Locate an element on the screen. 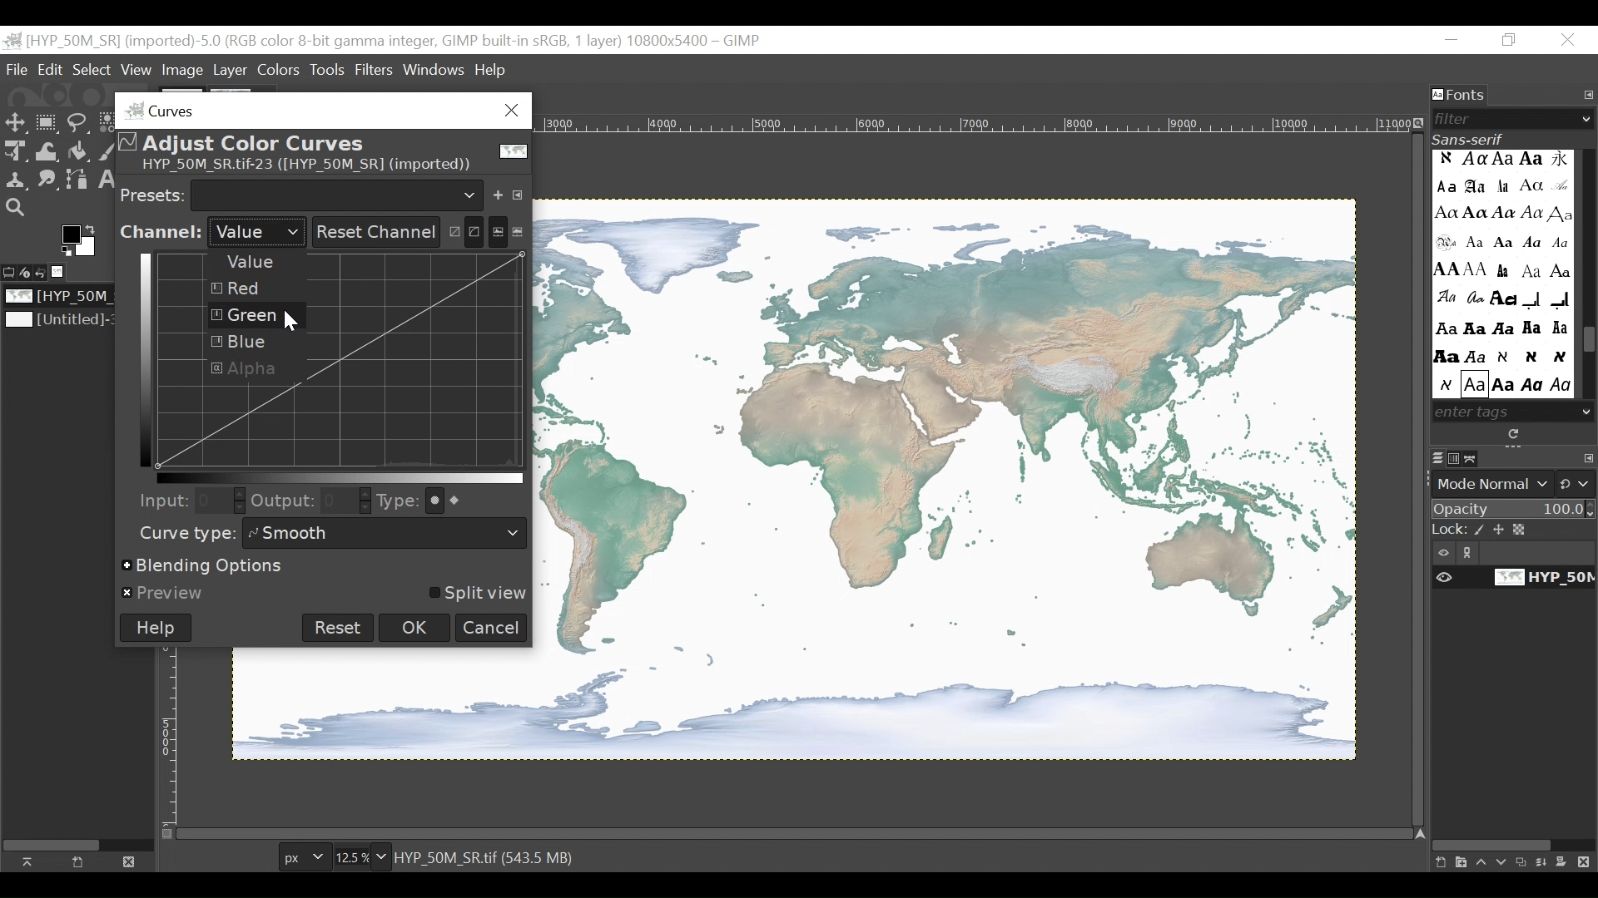 The width and height of the screenshot is (1598, 898). Unified Transform tool is located at coordinates (13, 150).